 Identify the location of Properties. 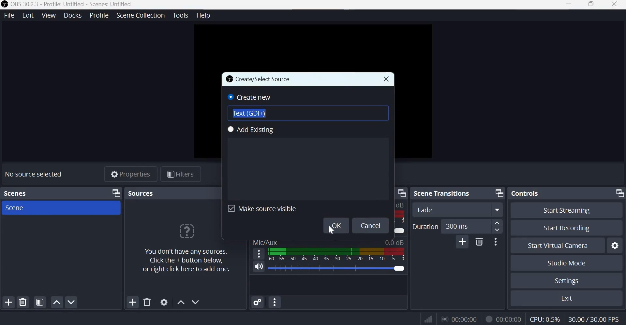
(130, 174).